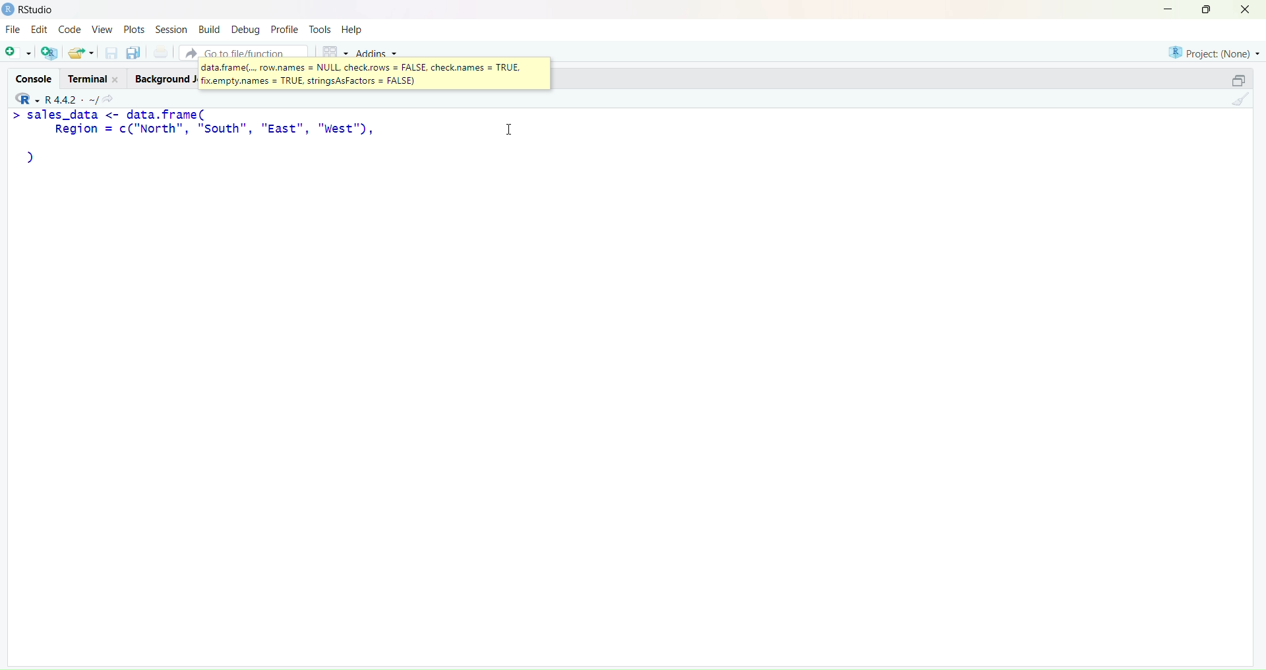 The height and width of the screenshot is (670, 1266). Describe the element at coordinates (377, 53) in the screenshot. I see `Addins ~` at that location.